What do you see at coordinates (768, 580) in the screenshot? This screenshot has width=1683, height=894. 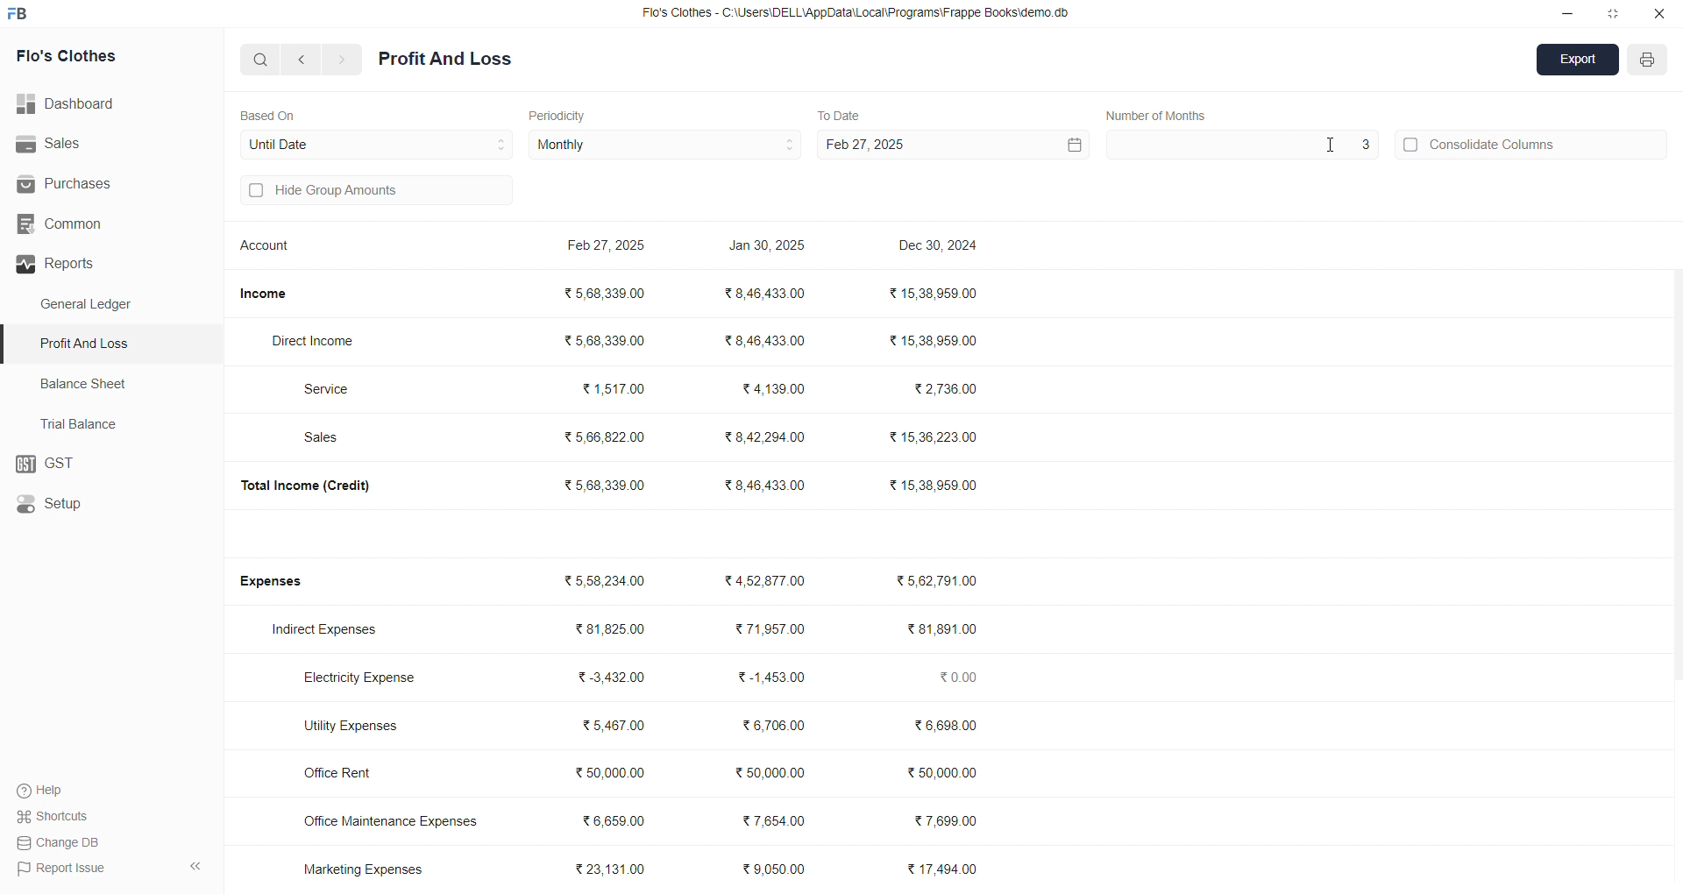 I see `₹4,52,877.00` at bounding box center [768, 580].